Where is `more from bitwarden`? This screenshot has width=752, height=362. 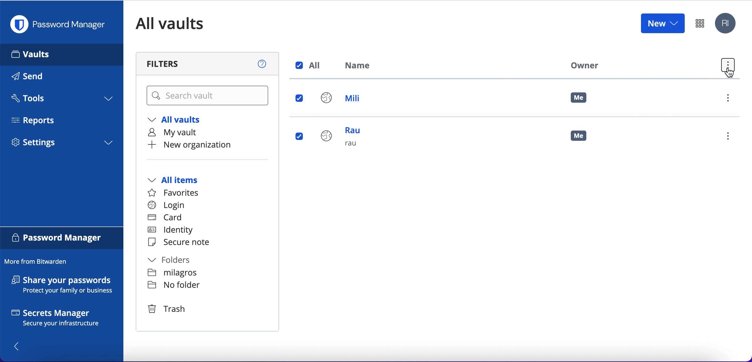 more from bitwarden is located at coordinates (38, 262).